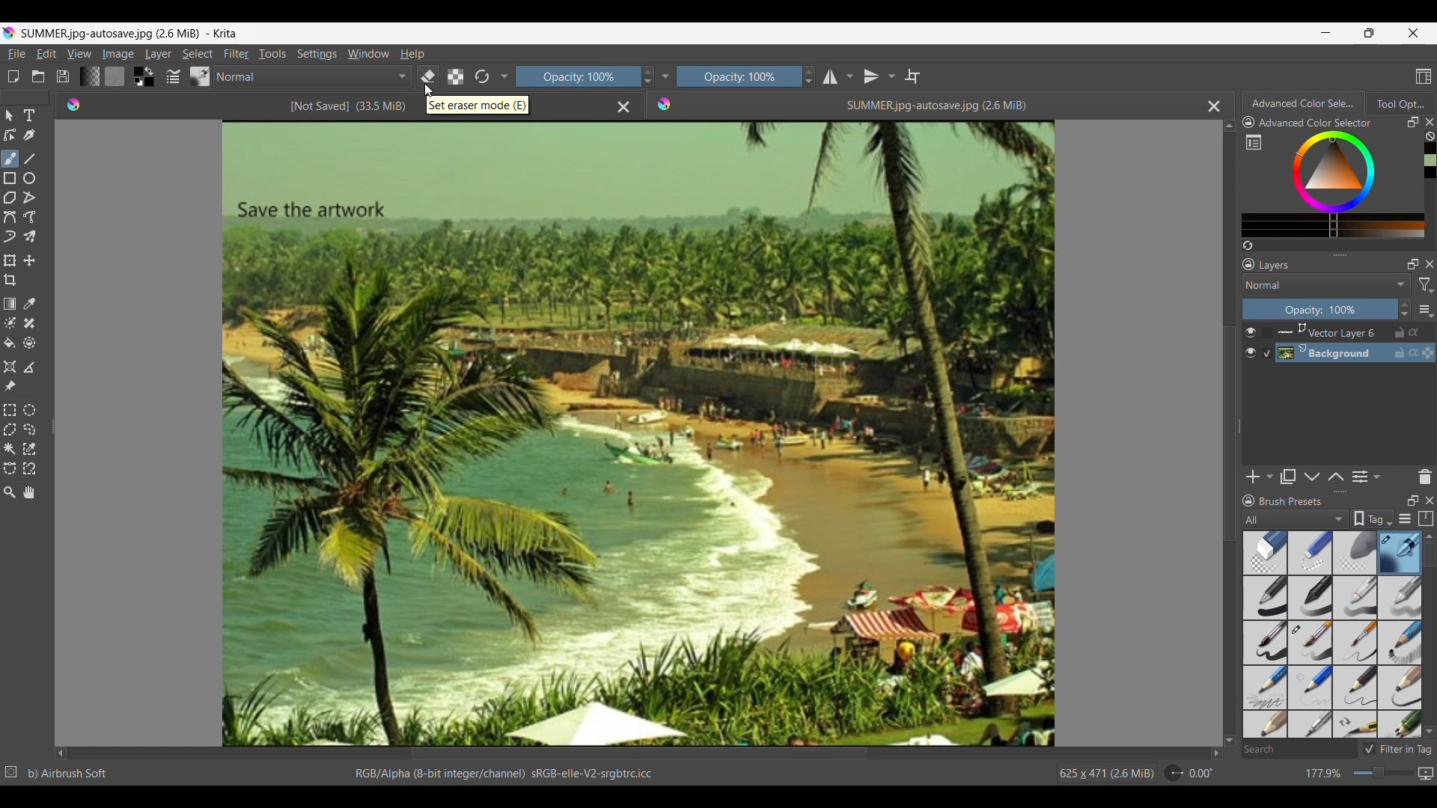  I want to click on View/Change layer properties, so click(1367, 477).